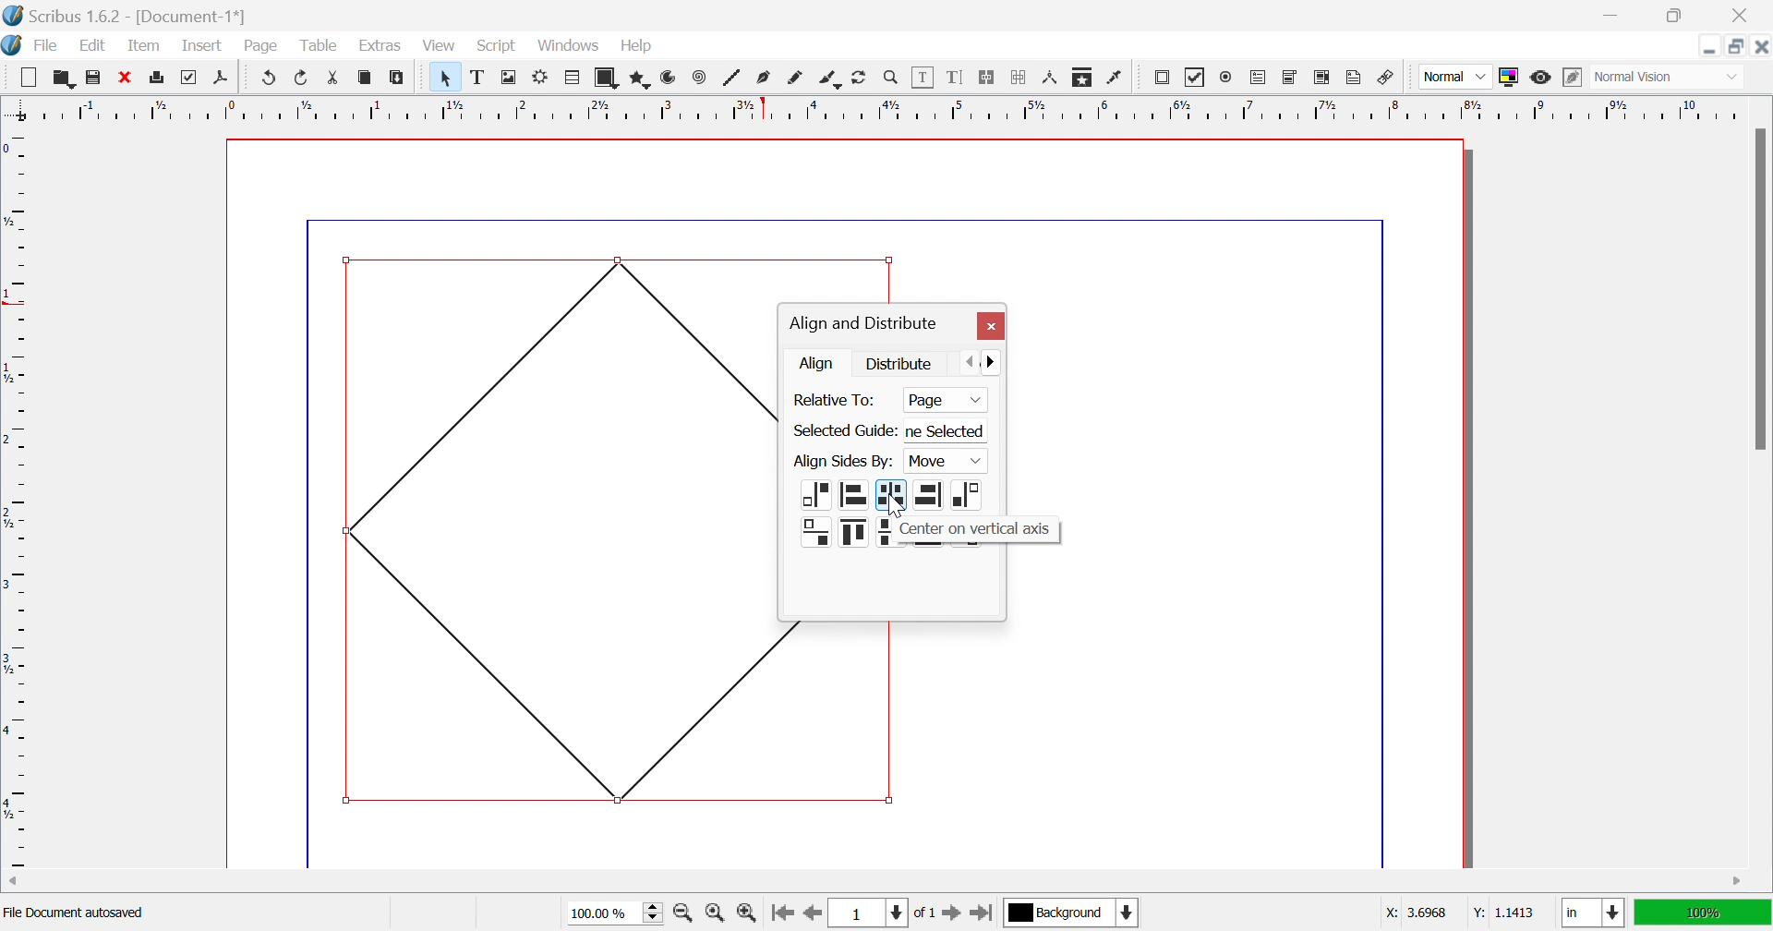 This screenshot has height=931, width=1773. Describe the element at coordinates (1595, 914) in the screenshot. I see `in` at that location.